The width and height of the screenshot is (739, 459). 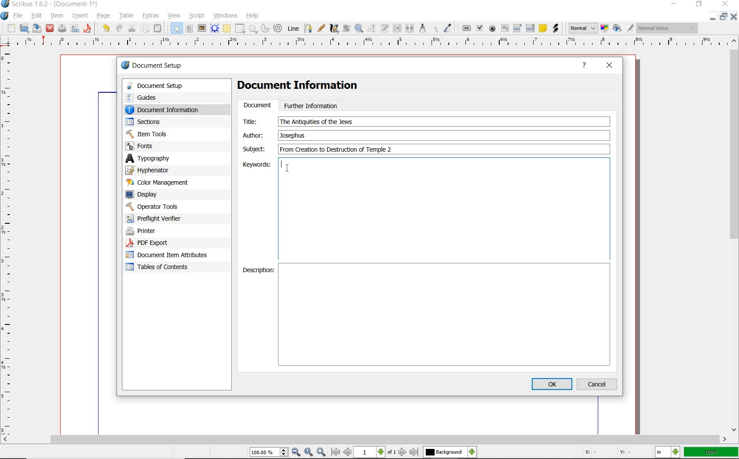 What do you see at coordinates (604, 28) in the screenshot?
I see `toggle color management` at bounding box center [604, 28].